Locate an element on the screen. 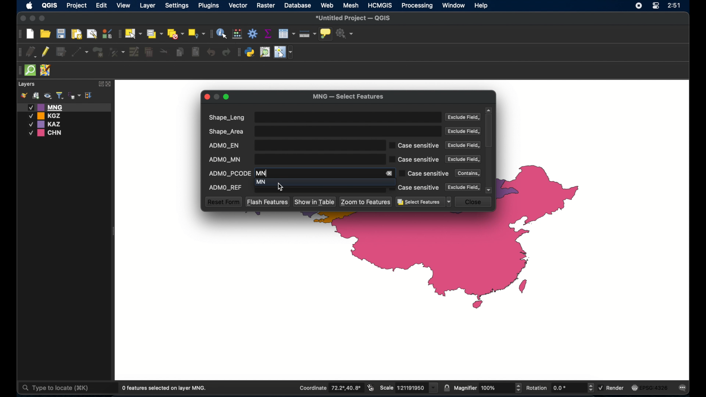 This screenshot has height=397, width=706. project is located at coordinates (77, 6).